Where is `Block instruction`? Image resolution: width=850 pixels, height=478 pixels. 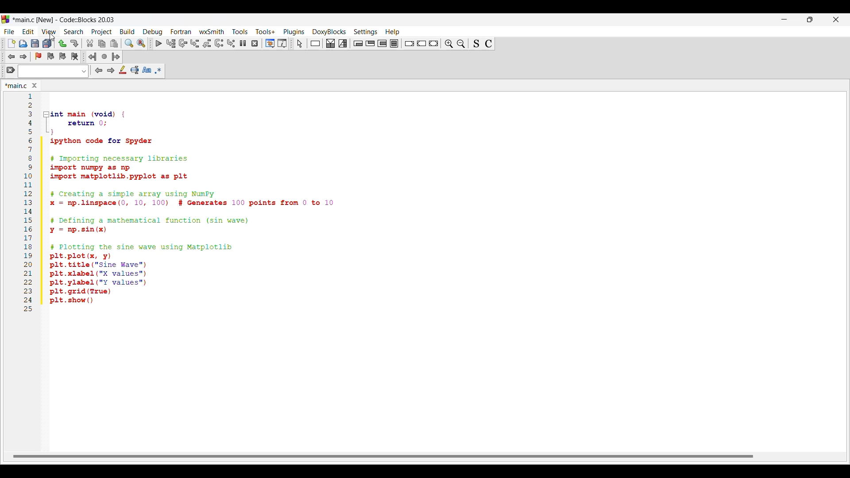
Block instruction is located at coordinates (394, 43).